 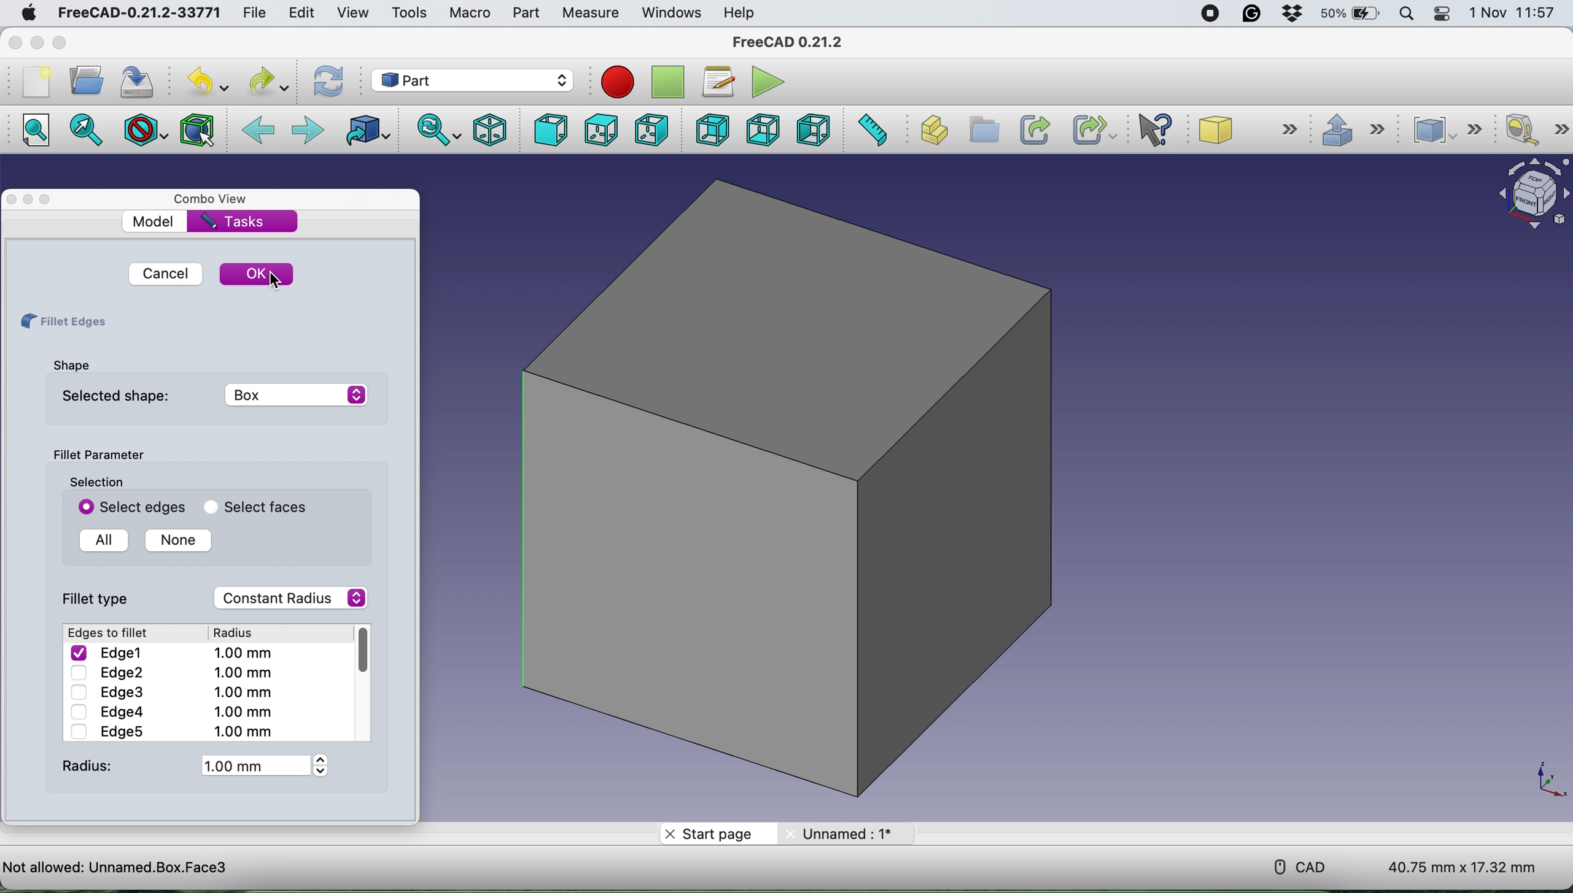 I want to click on Edges to fillet, so click(x=111, y=633).